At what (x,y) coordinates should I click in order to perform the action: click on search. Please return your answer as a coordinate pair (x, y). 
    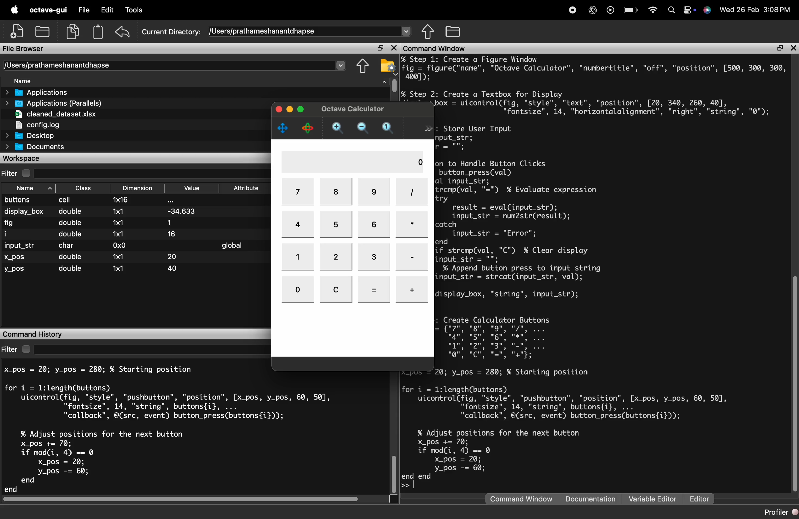
    Looking at the image, I should click on (671, 10).